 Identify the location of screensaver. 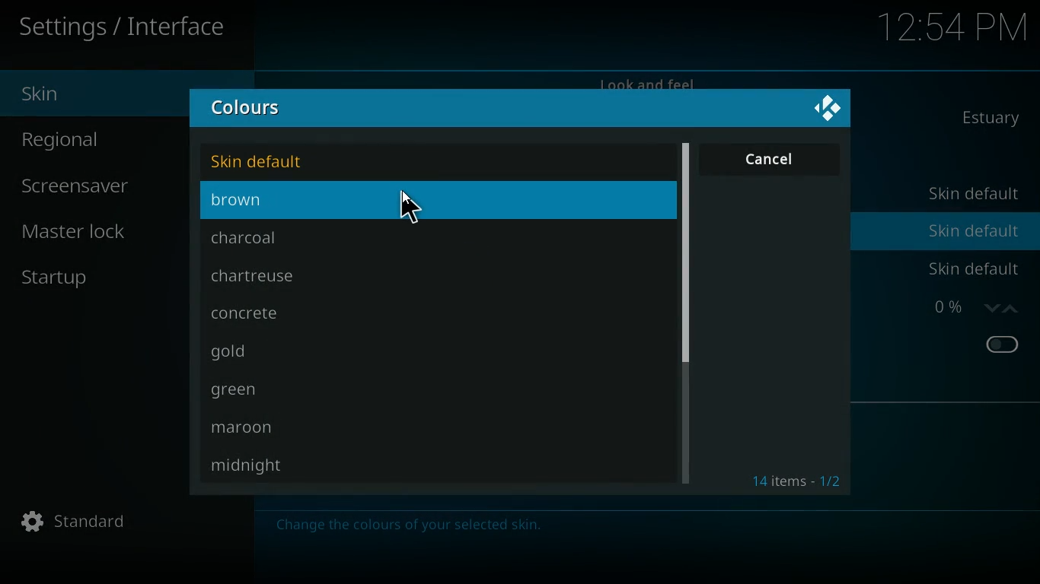
(96, 184).